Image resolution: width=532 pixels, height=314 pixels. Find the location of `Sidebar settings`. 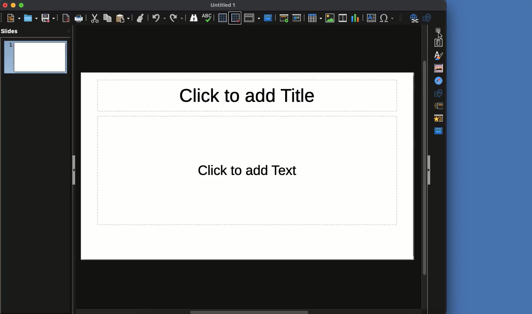

Sidebar settings is located at coordinates (441, 30).